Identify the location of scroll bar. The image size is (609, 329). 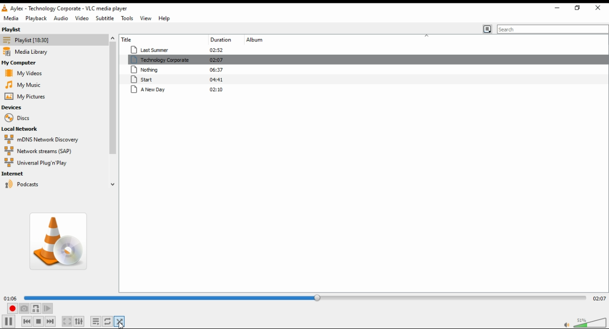
(112, 111).